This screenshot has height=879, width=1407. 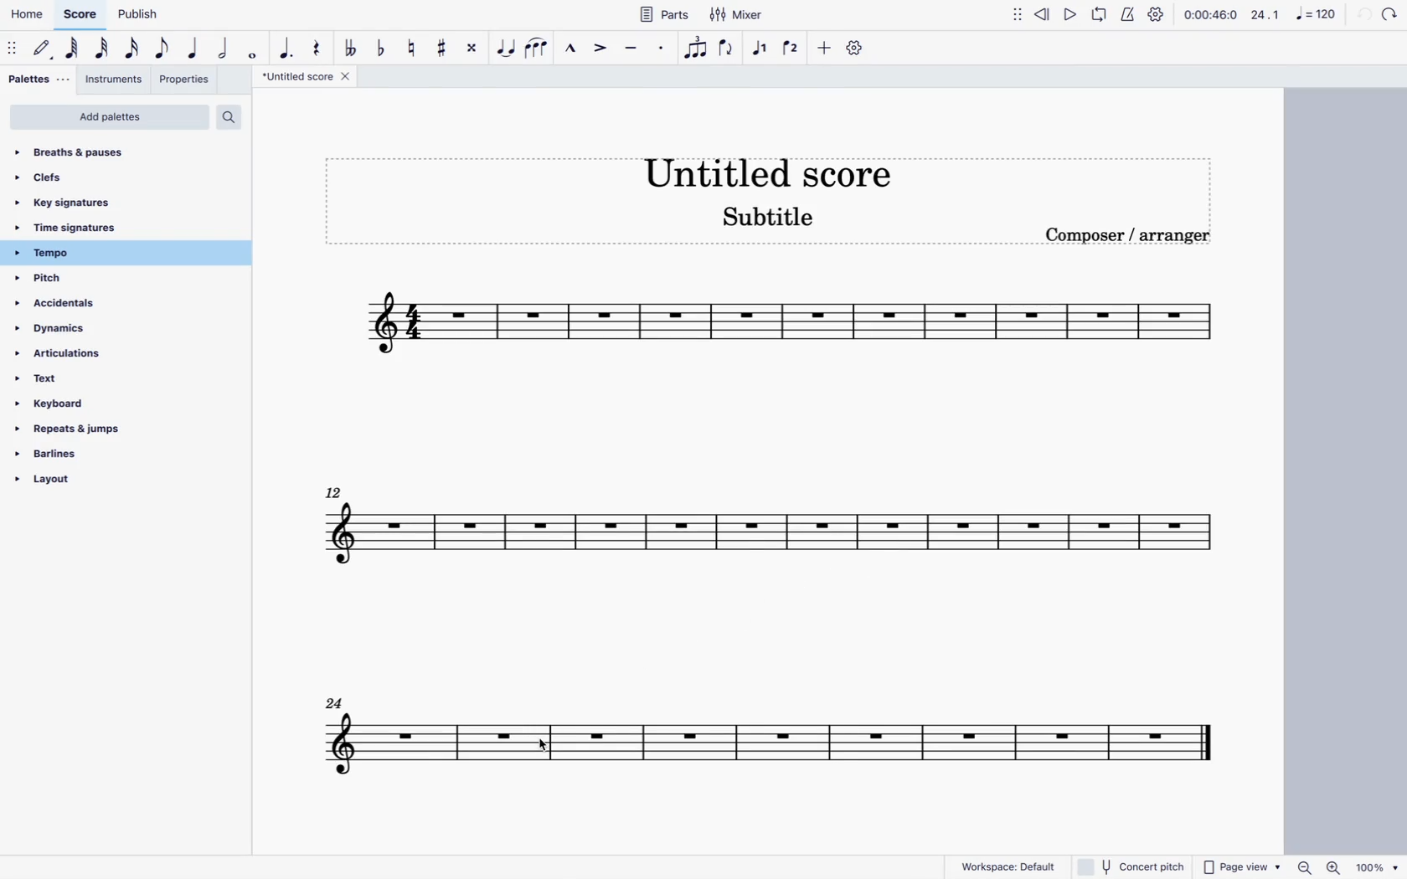 What do you see at coordinates (766, 167) in the screenshot?
I see `score title` at bounding box center [766, 167].